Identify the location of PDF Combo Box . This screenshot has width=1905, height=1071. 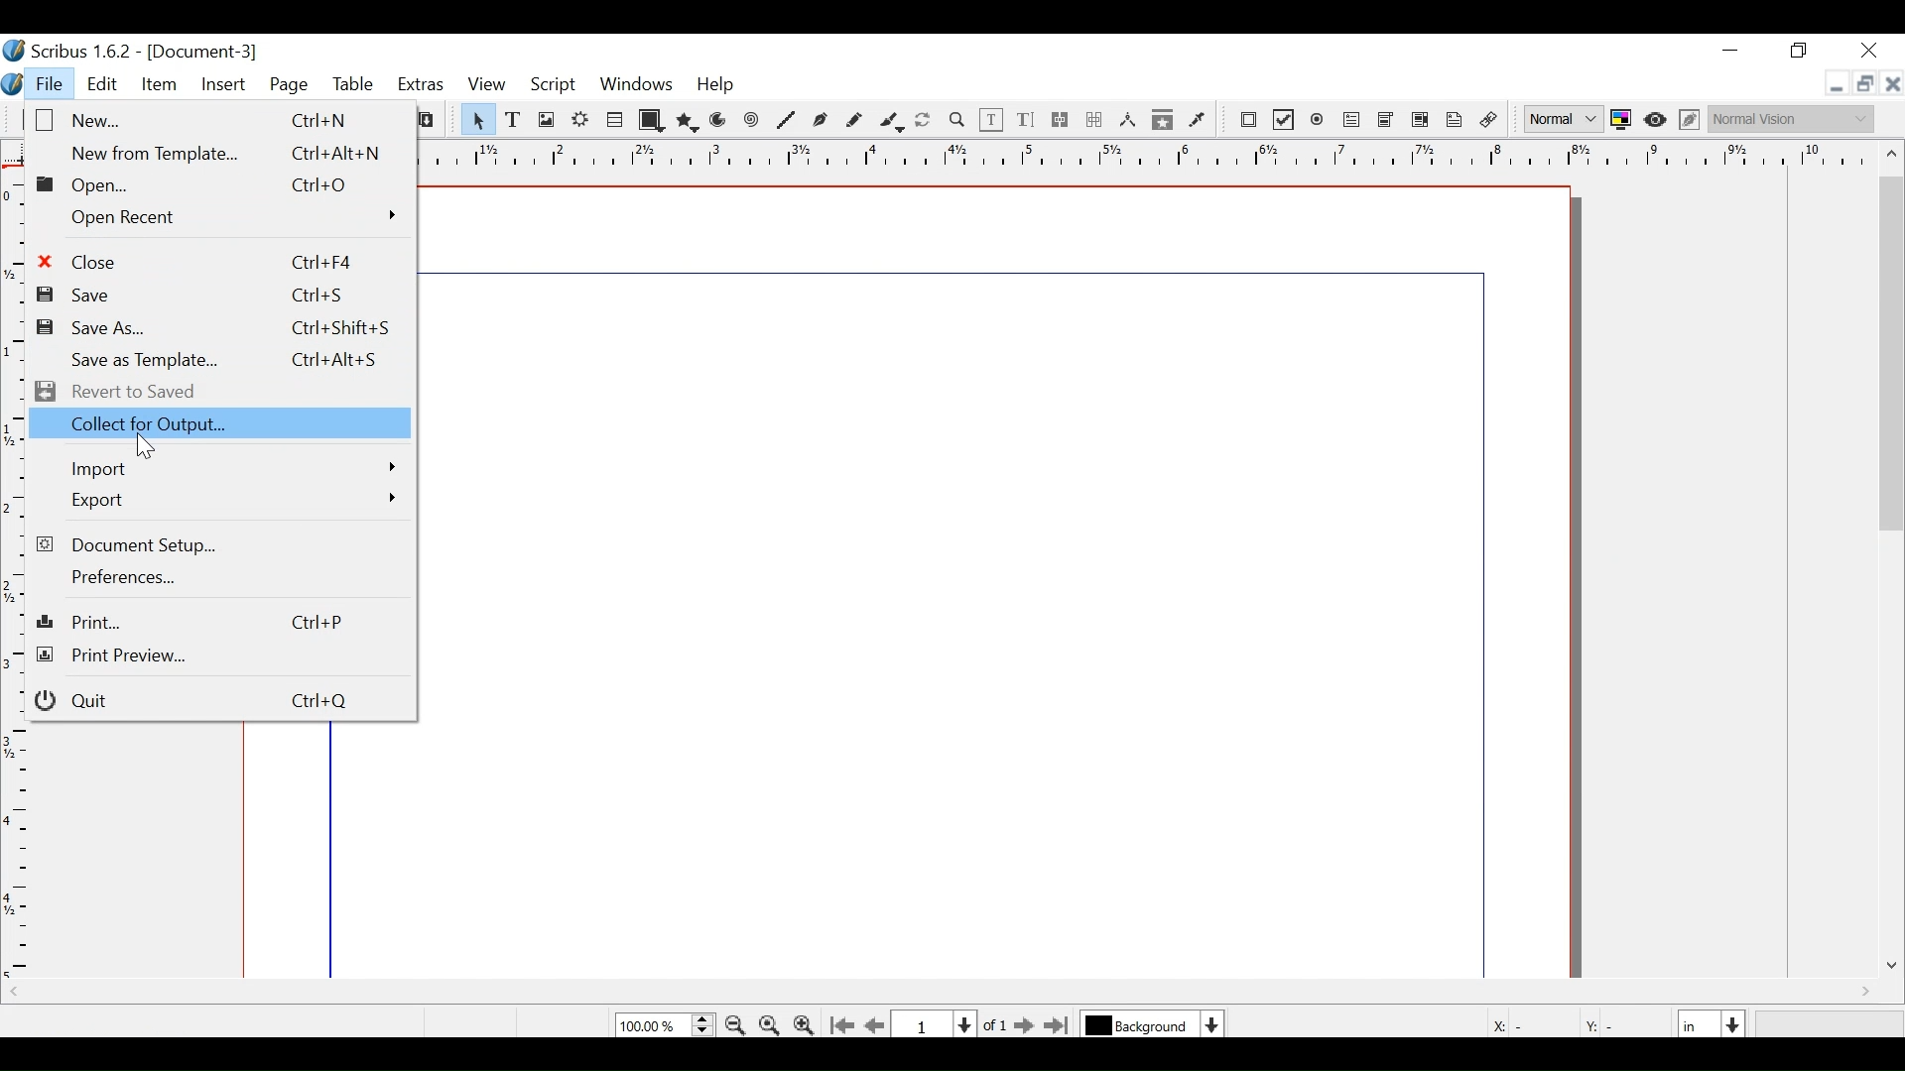
(1388, 122).